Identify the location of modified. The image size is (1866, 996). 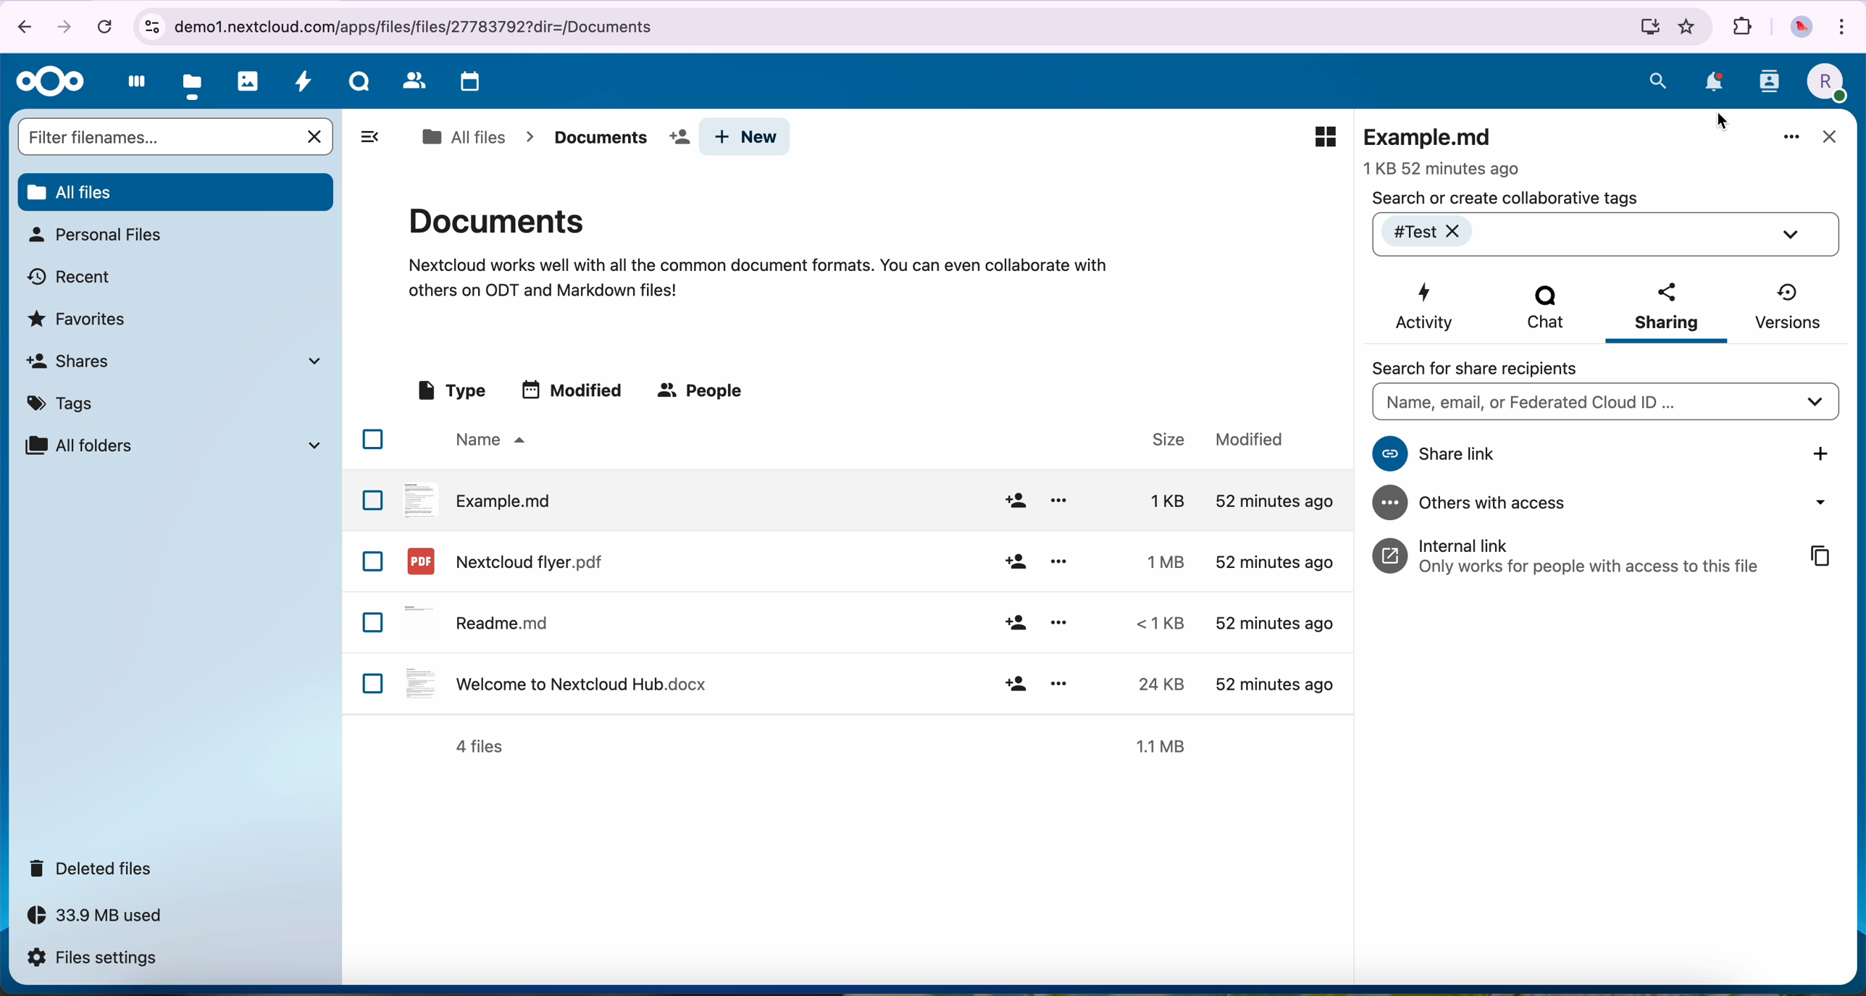
(1273, 562).